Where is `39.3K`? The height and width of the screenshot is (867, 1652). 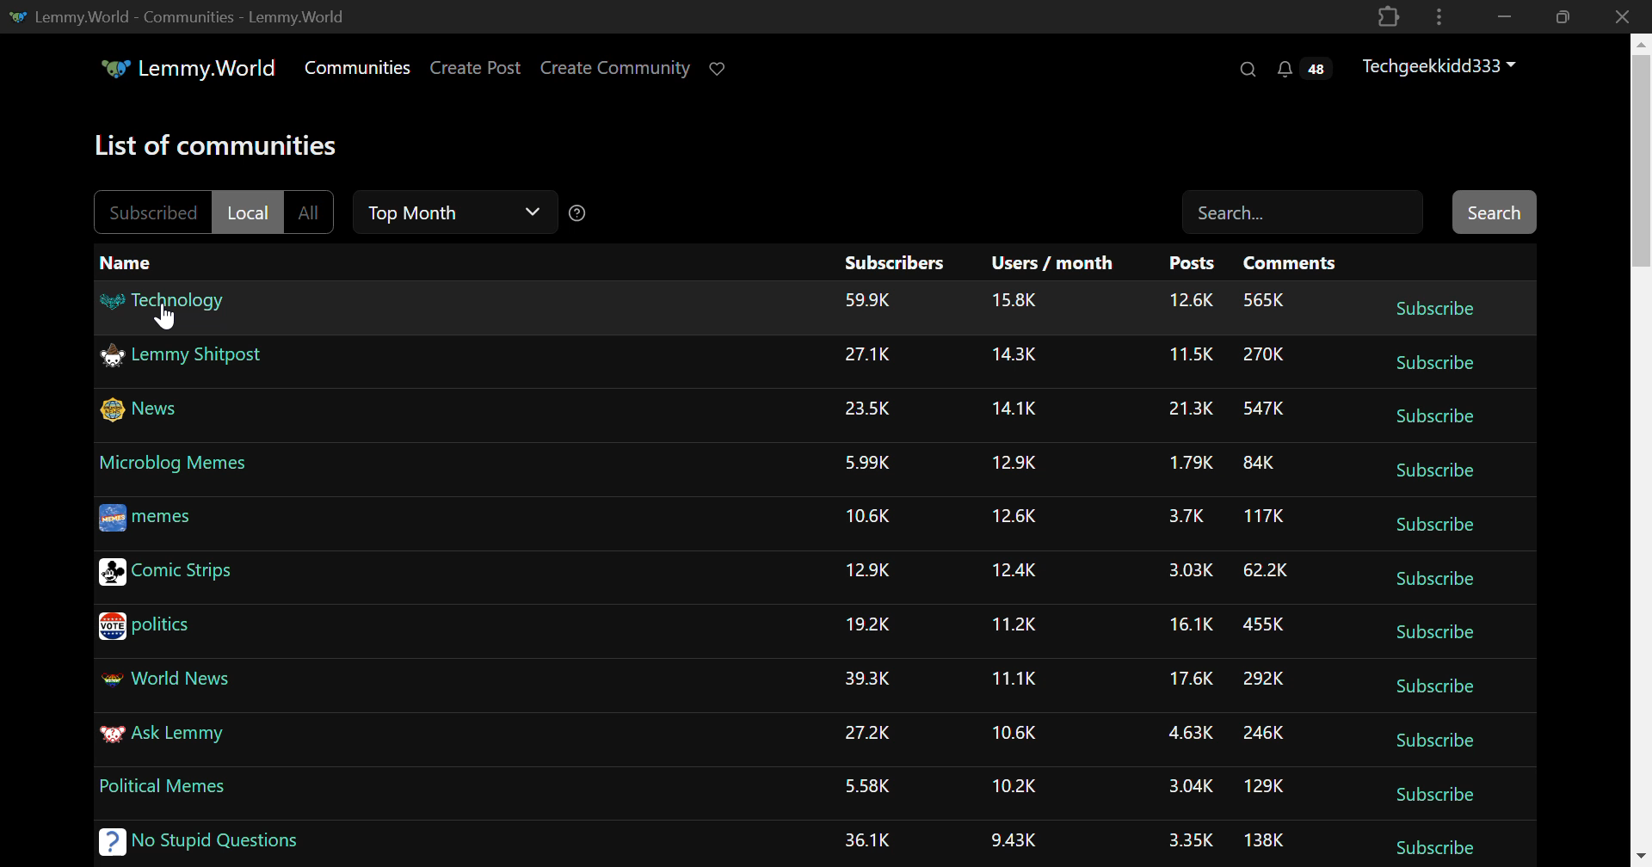
39.3K is located at coordinates (868, 680).